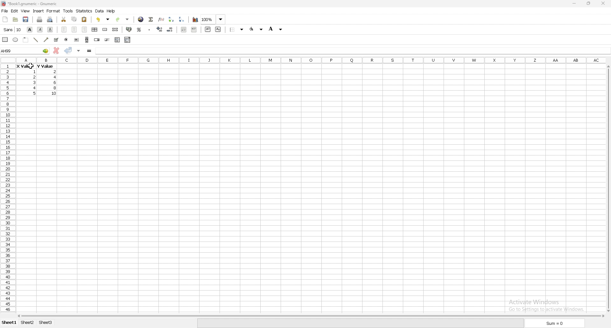 The width and height of the screenshot is (611, 328). Describe the element at coordinates (15, 39) in the screenshot. I see `ellipse` at that location.